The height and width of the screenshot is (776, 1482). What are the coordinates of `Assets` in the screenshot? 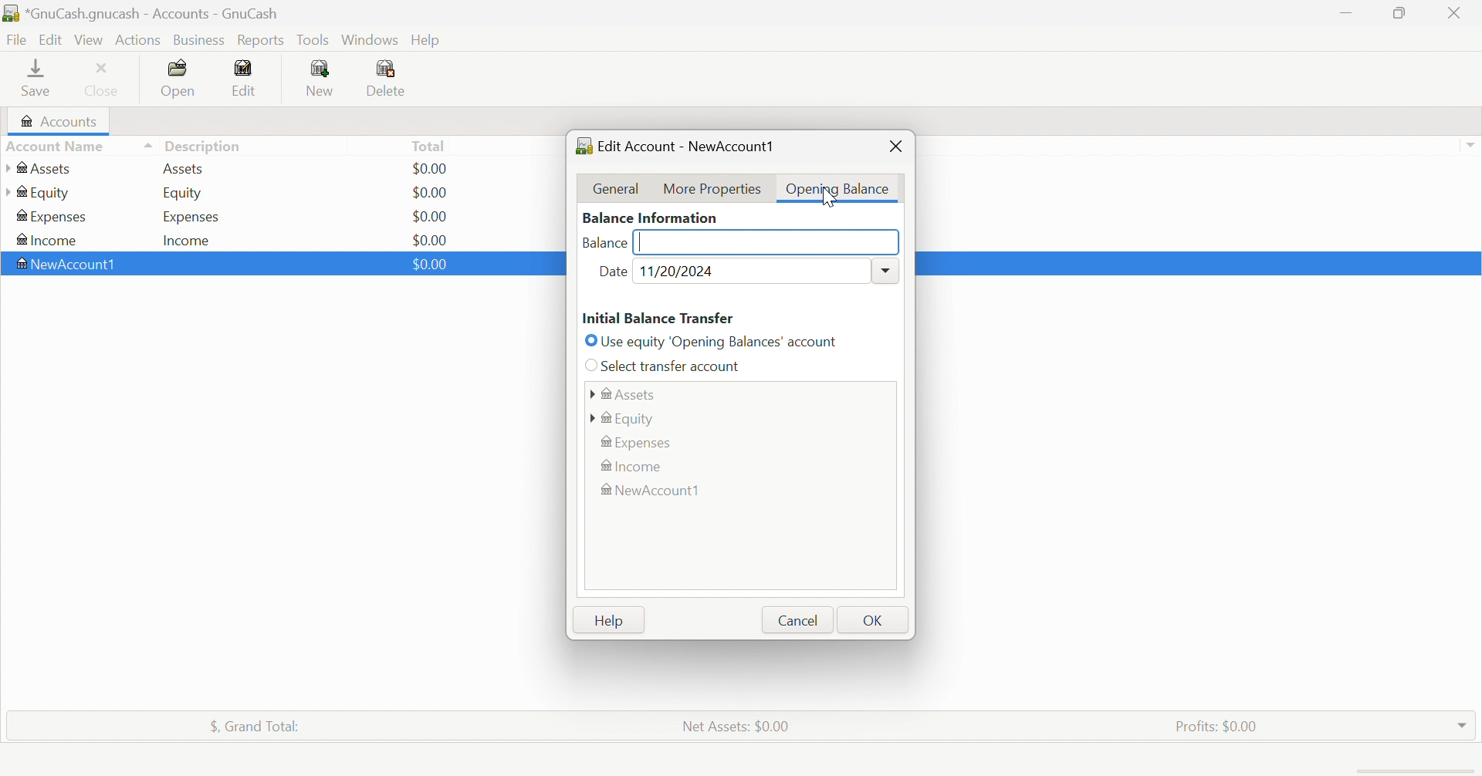 It's located at (42, 168).